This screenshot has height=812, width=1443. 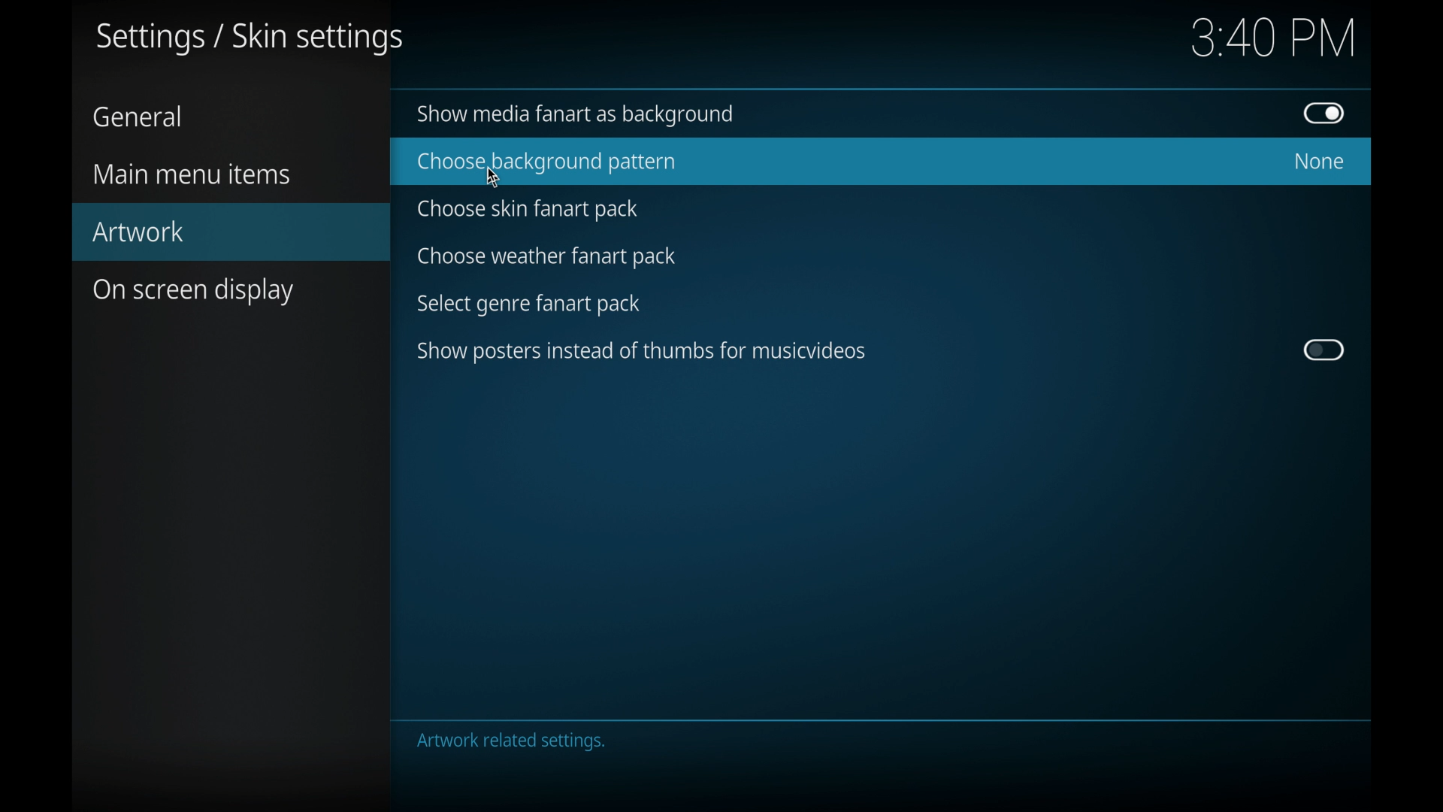 What do you see at coordinates (643, 352) in the screenshot?
I see `show posters instead of thumbs for music videos` at bounding box center [643, 352].